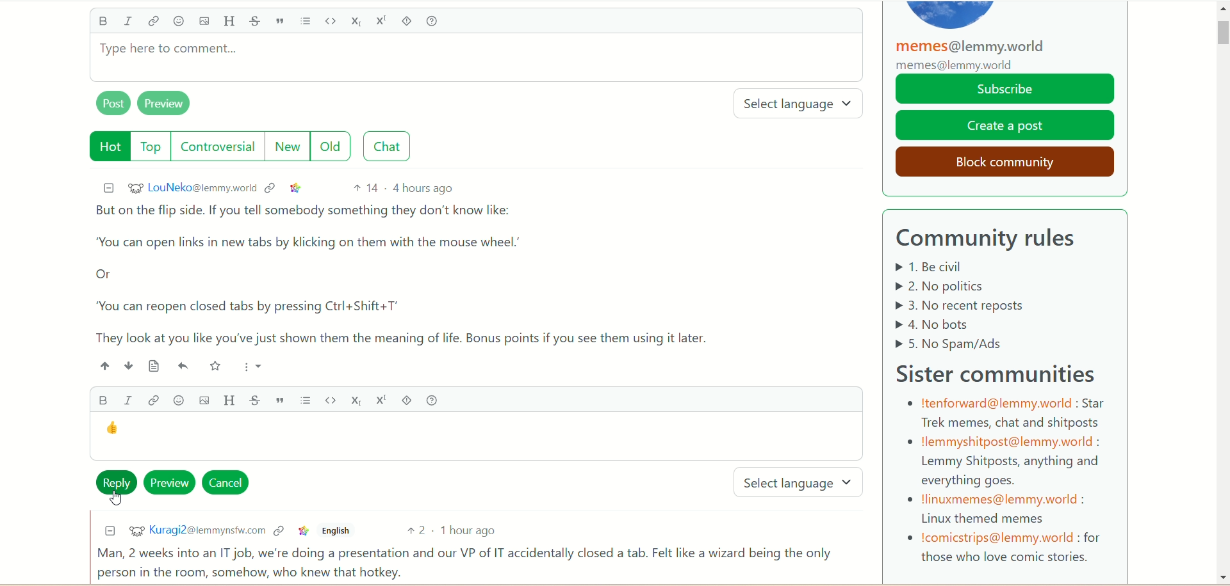 The width and height of the screenshot is (1230, 586). I want to click on subscript, so click(355, 398).